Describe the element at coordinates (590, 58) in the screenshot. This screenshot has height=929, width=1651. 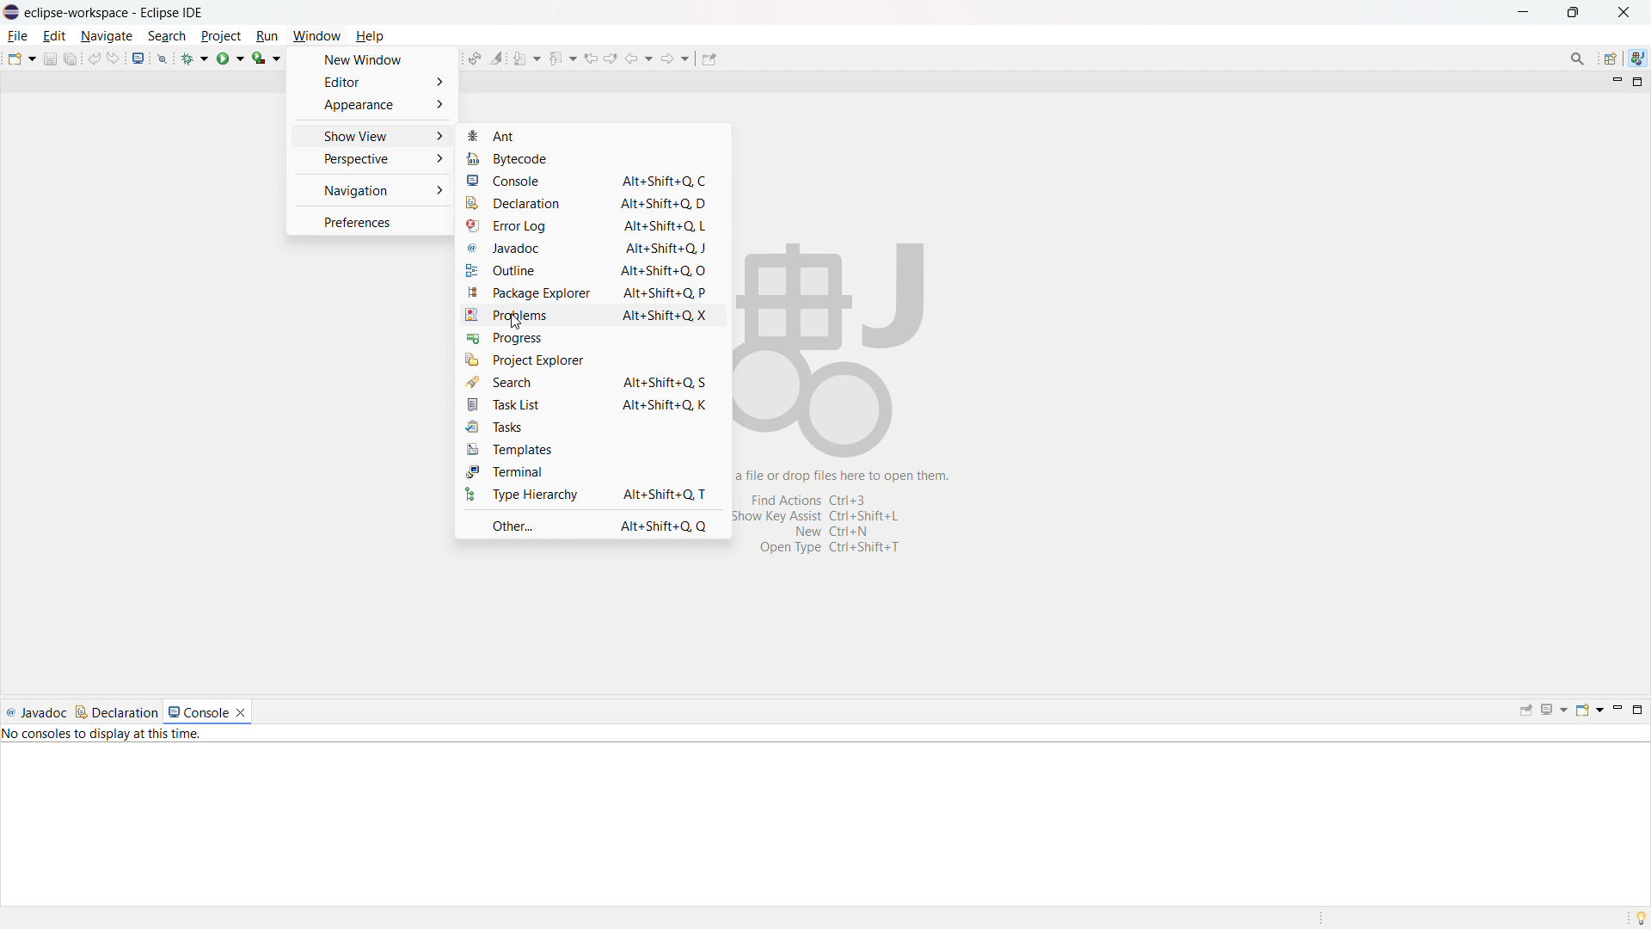
I see `view previous location` at that location.